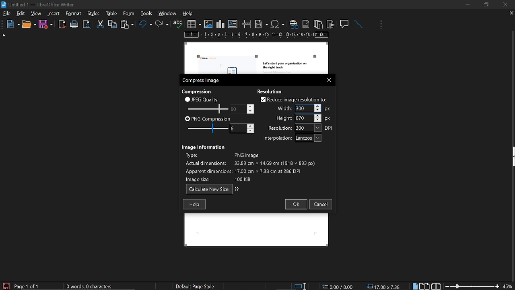  What do you see at coordinates (39, 4) in the screenshot?
I see `current window` at bounding box center [39, 4].